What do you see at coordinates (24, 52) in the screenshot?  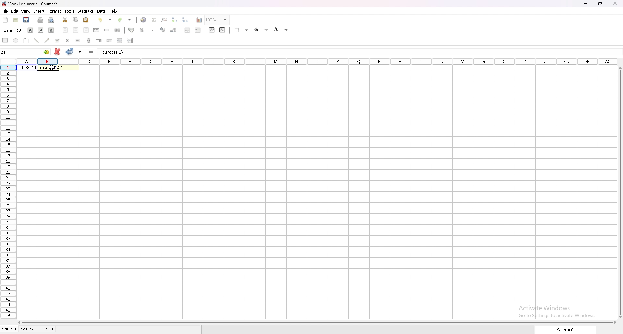 I see `selected cell` at bounding box center [24, 52].